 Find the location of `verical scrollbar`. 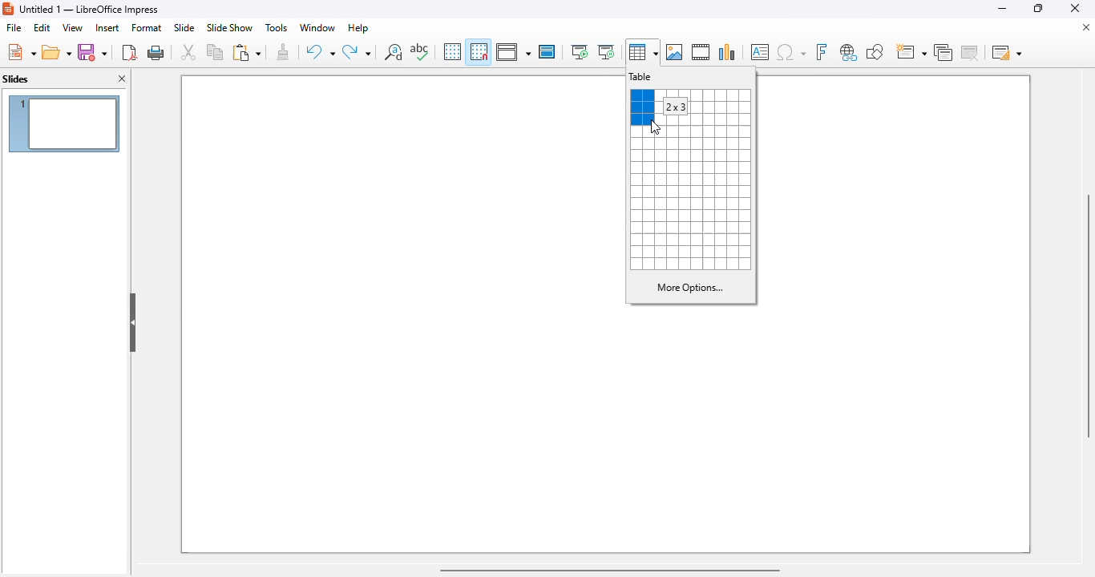

verical scrollbar is located at coordinates (1088, 317).